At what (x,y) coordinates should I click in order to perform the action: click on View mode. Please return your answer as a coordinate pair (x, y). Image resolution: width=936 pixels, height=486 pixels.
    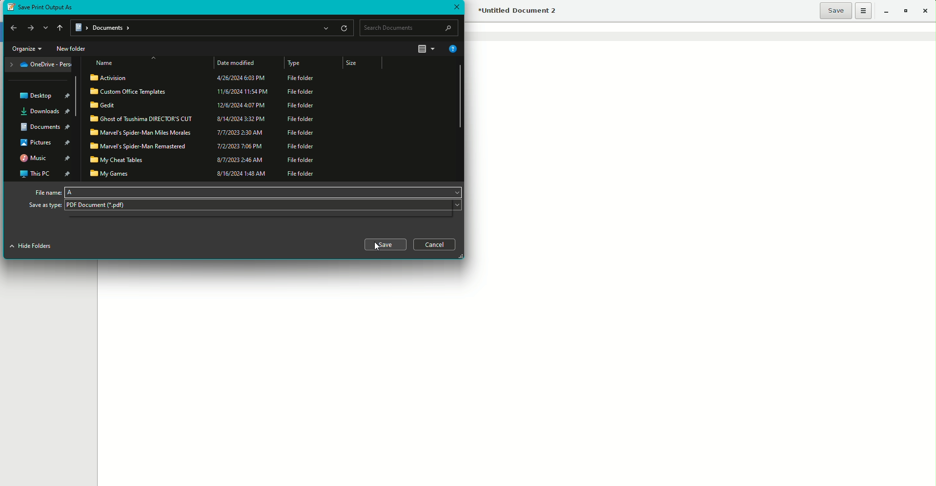
    Looking at the image, I should click on (427, 49).